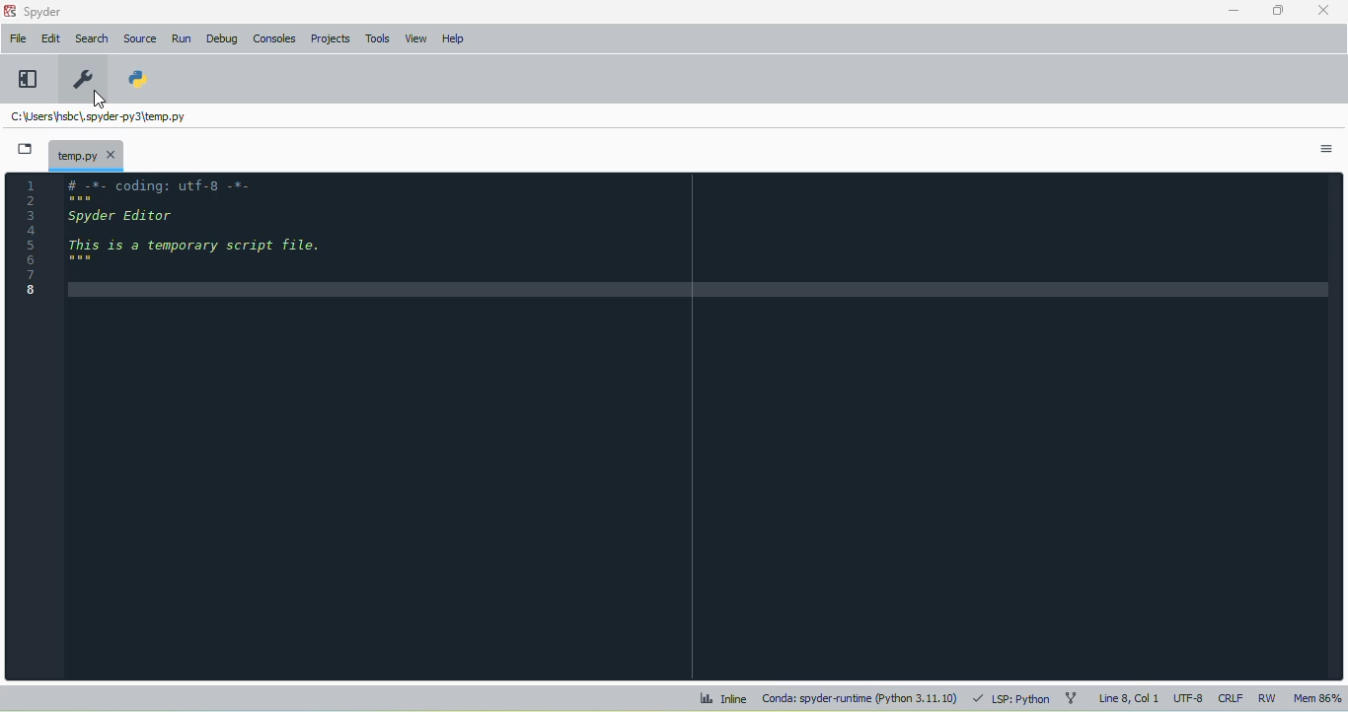  What do you see at coordinates (222, 38) in the screenshot?
I see `debug` at bounding box center [222, 38].